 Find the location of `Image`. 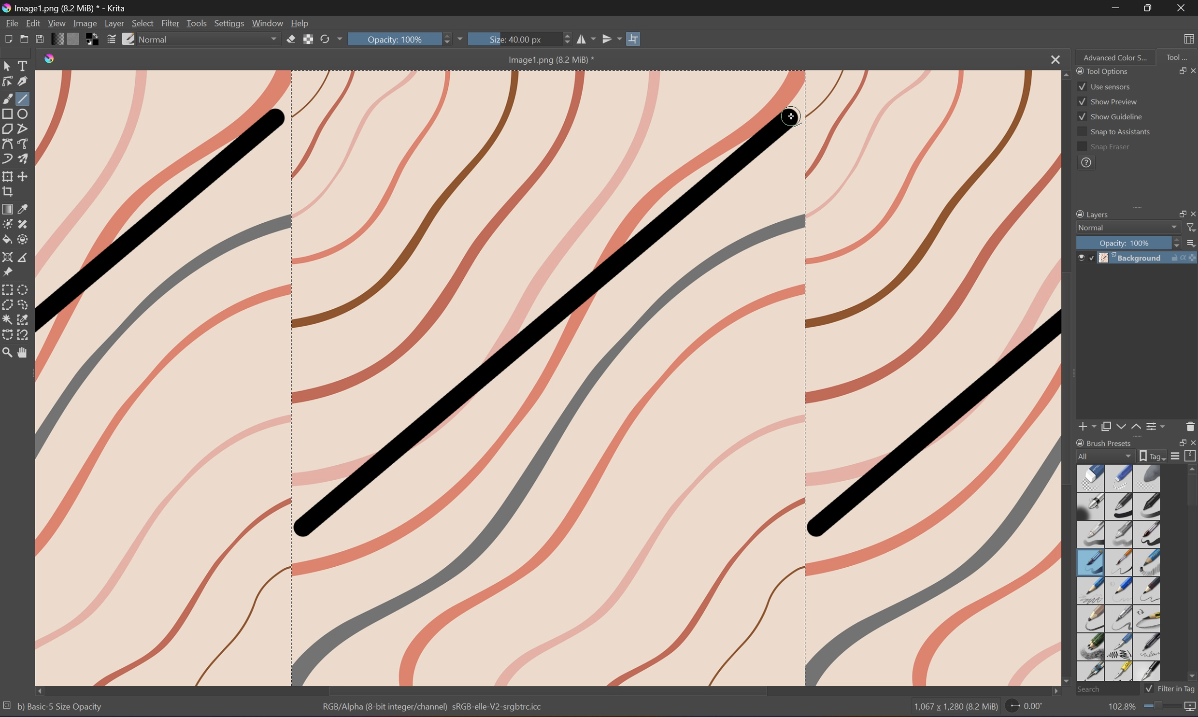

Image is located at coordinates (548, 378).